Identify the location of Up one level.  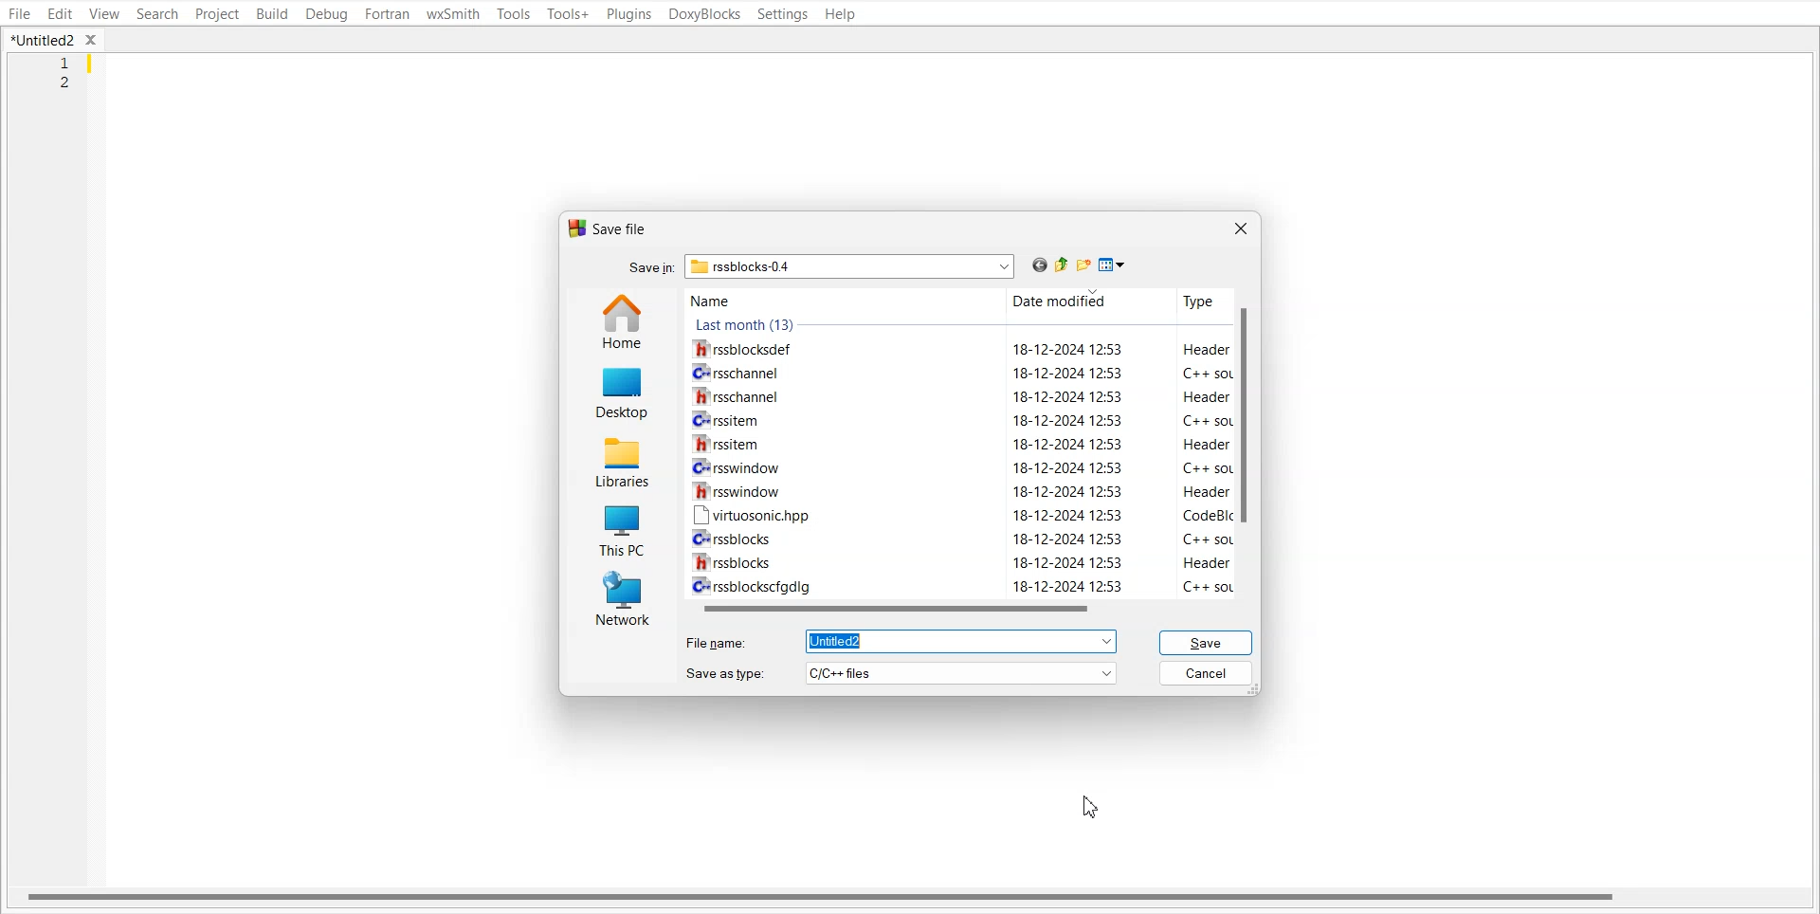
(1063, 265).